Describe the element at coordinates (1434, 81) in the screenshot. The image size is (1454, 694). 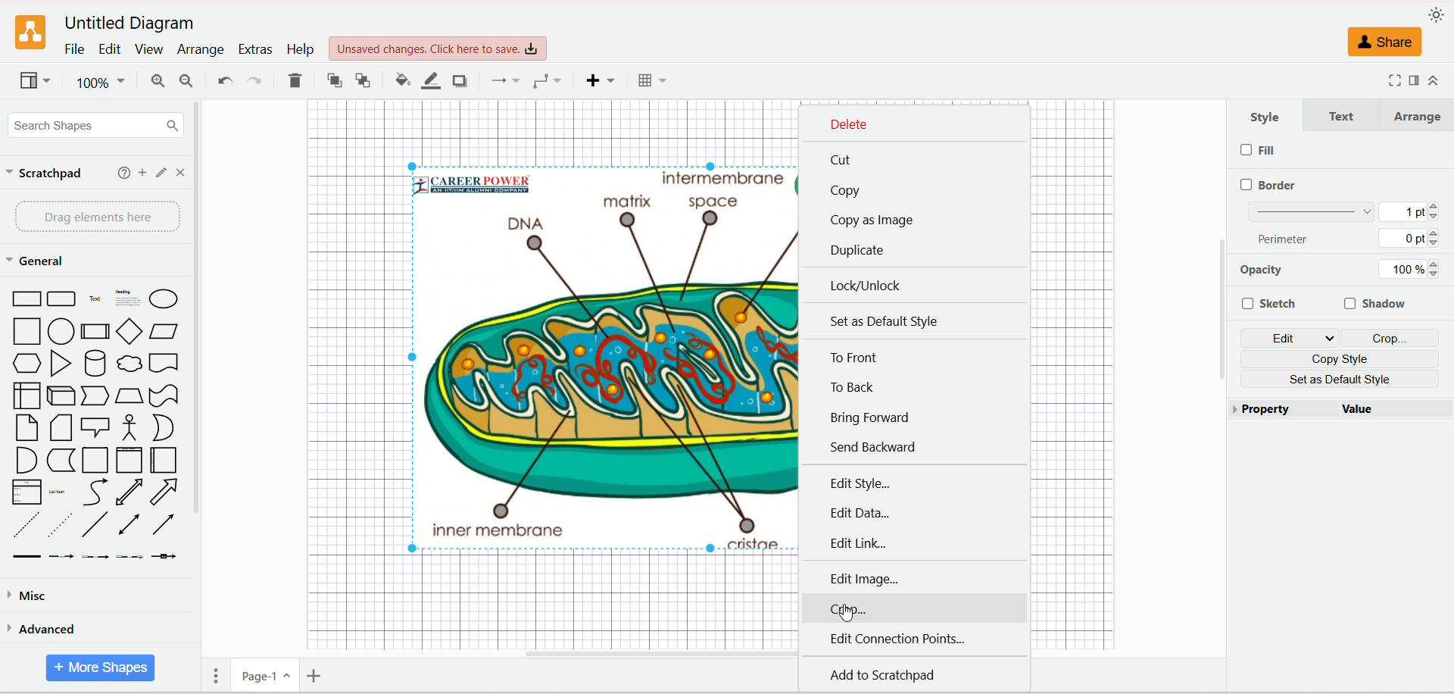
I see `collapse/expand` at that location.